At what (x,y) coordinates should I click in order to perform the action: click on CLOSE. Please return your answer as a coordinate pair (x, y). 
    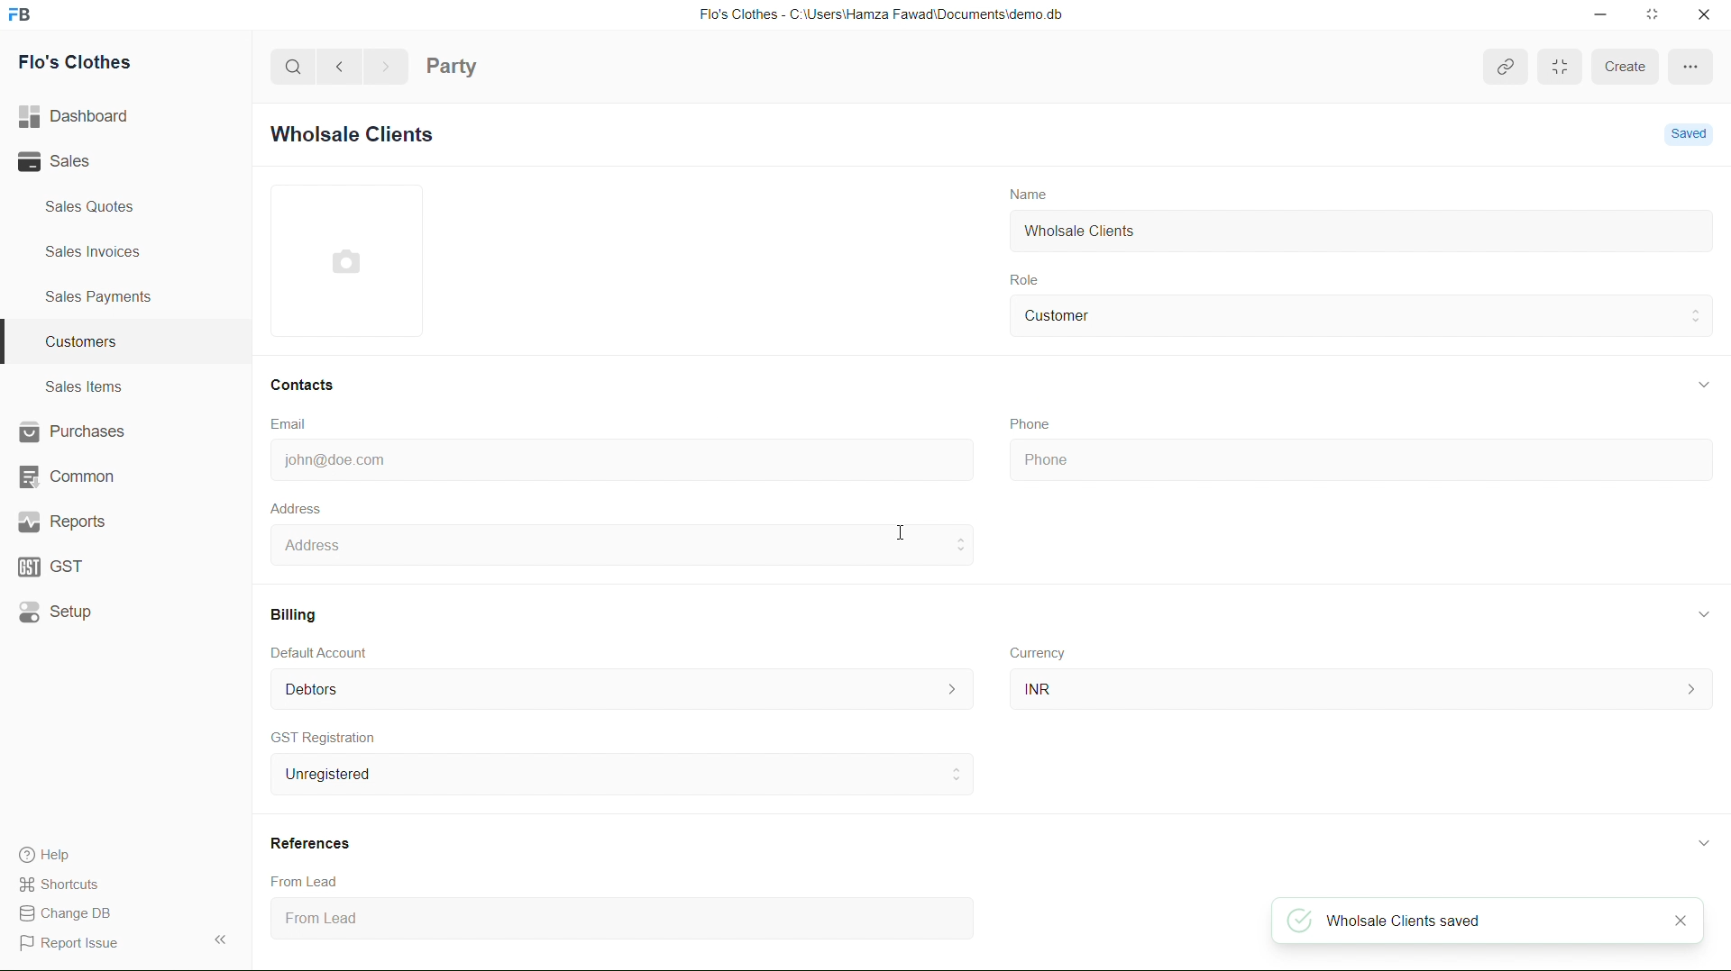
    Looking at the image, I should click on (1657, 921).